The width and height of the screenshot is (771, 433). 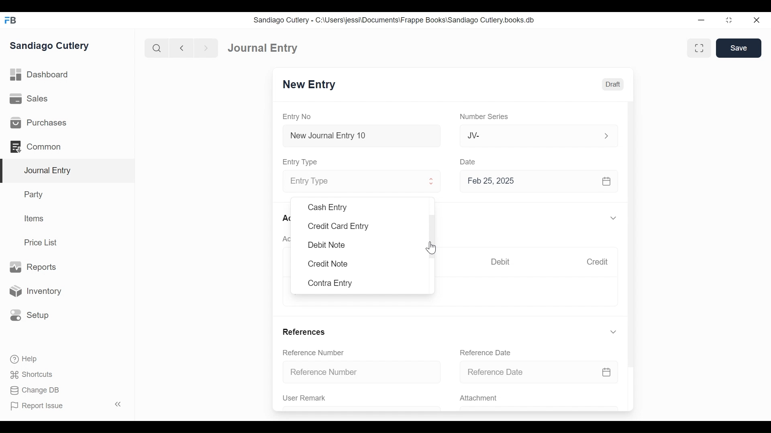 I want to click on References, so click(x=305, y=331).